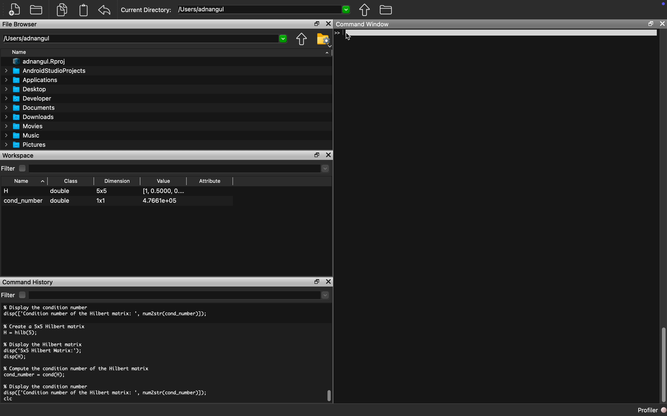 This screenshot has width=667, height=416. I want to click on H double 5x5 [1,0.5000, O...., so click(95, 192).